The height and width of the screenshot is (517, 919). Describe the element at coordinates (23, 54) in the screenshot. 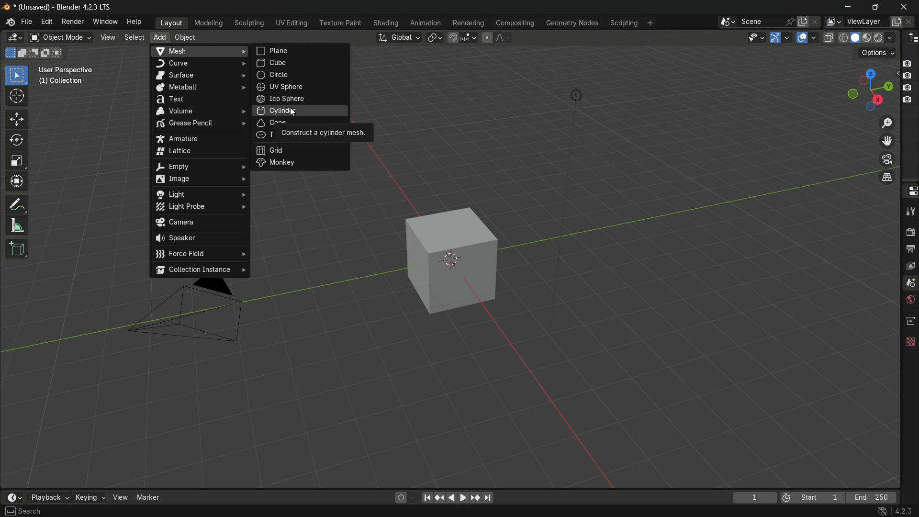

I see `extend existing selection` at that location.